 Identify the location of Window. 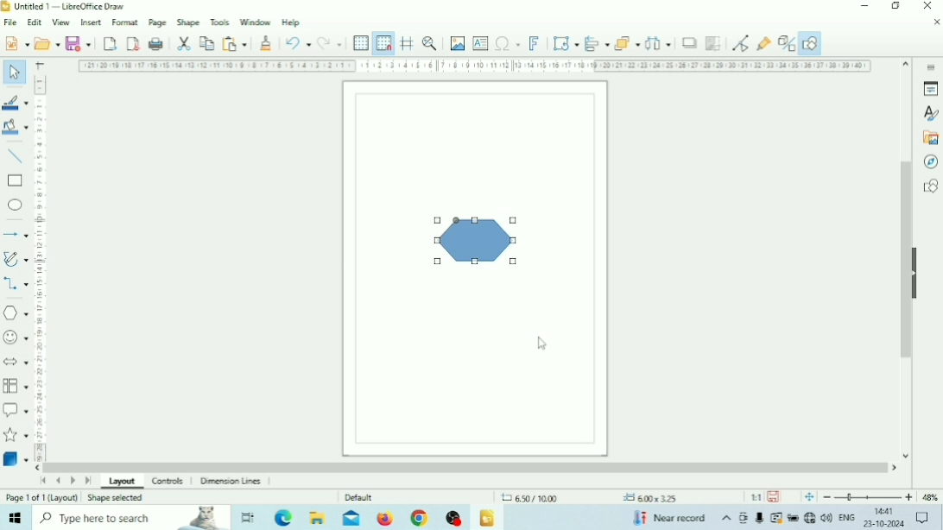
(256, 22).